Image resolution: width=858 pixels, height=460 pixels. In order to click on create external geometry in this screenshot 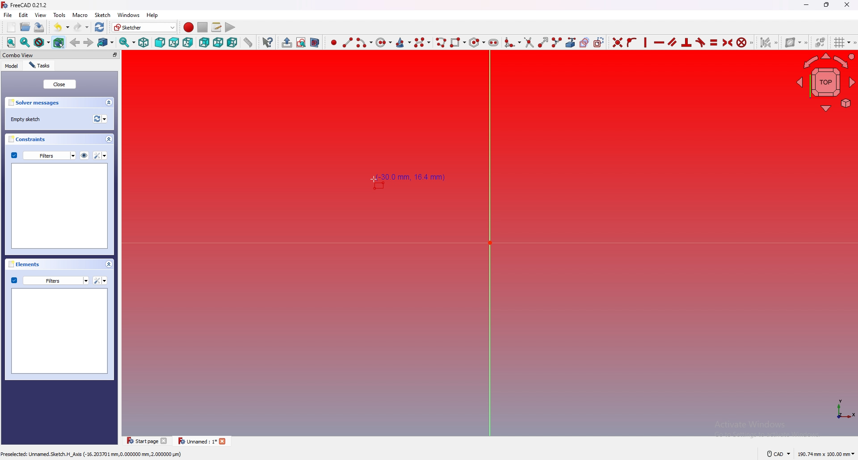, I will do `click(571, 42)`.